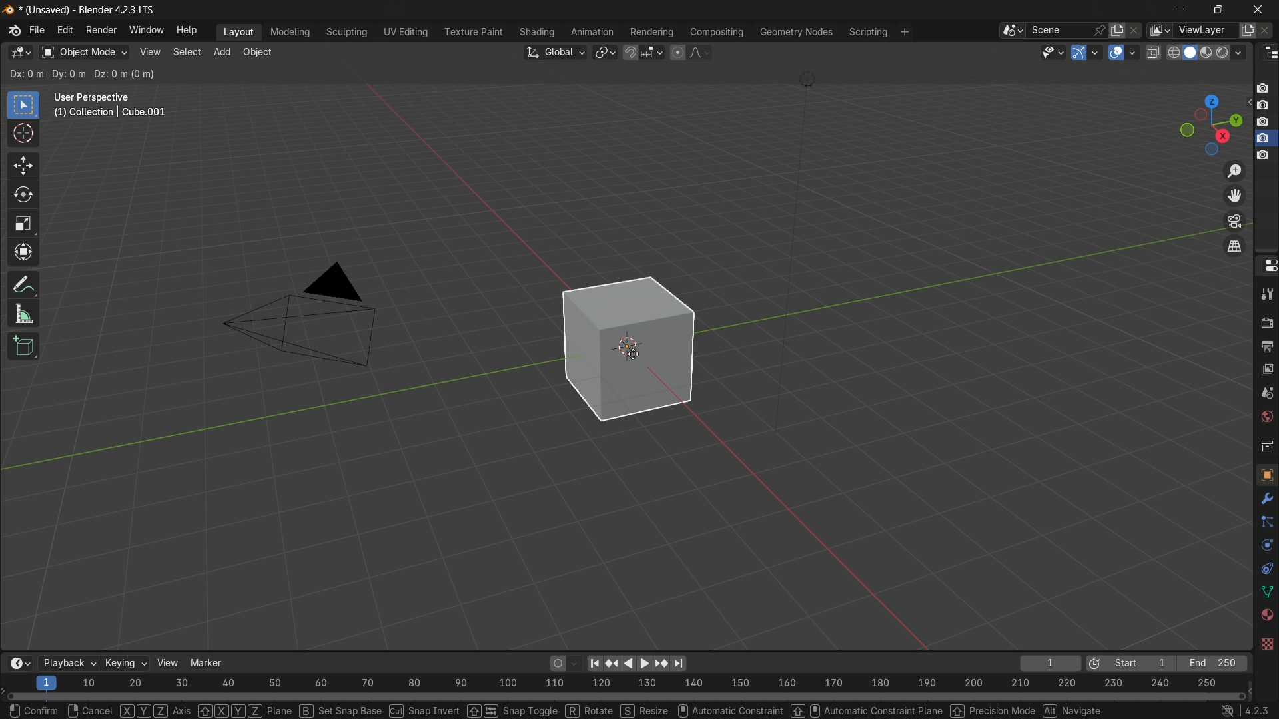  What do you see at coordinates (635, 662) in the screenshot?
I see `play` at bounding box center [635, 662].